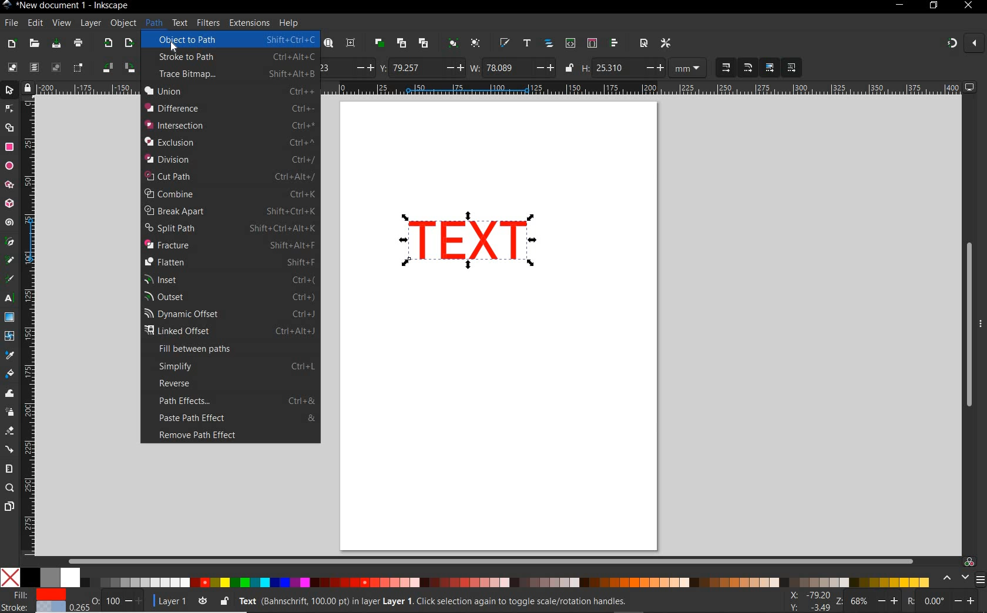 The image size is (987, 613). I want to click on PEN TOOL, so click(10, 242).